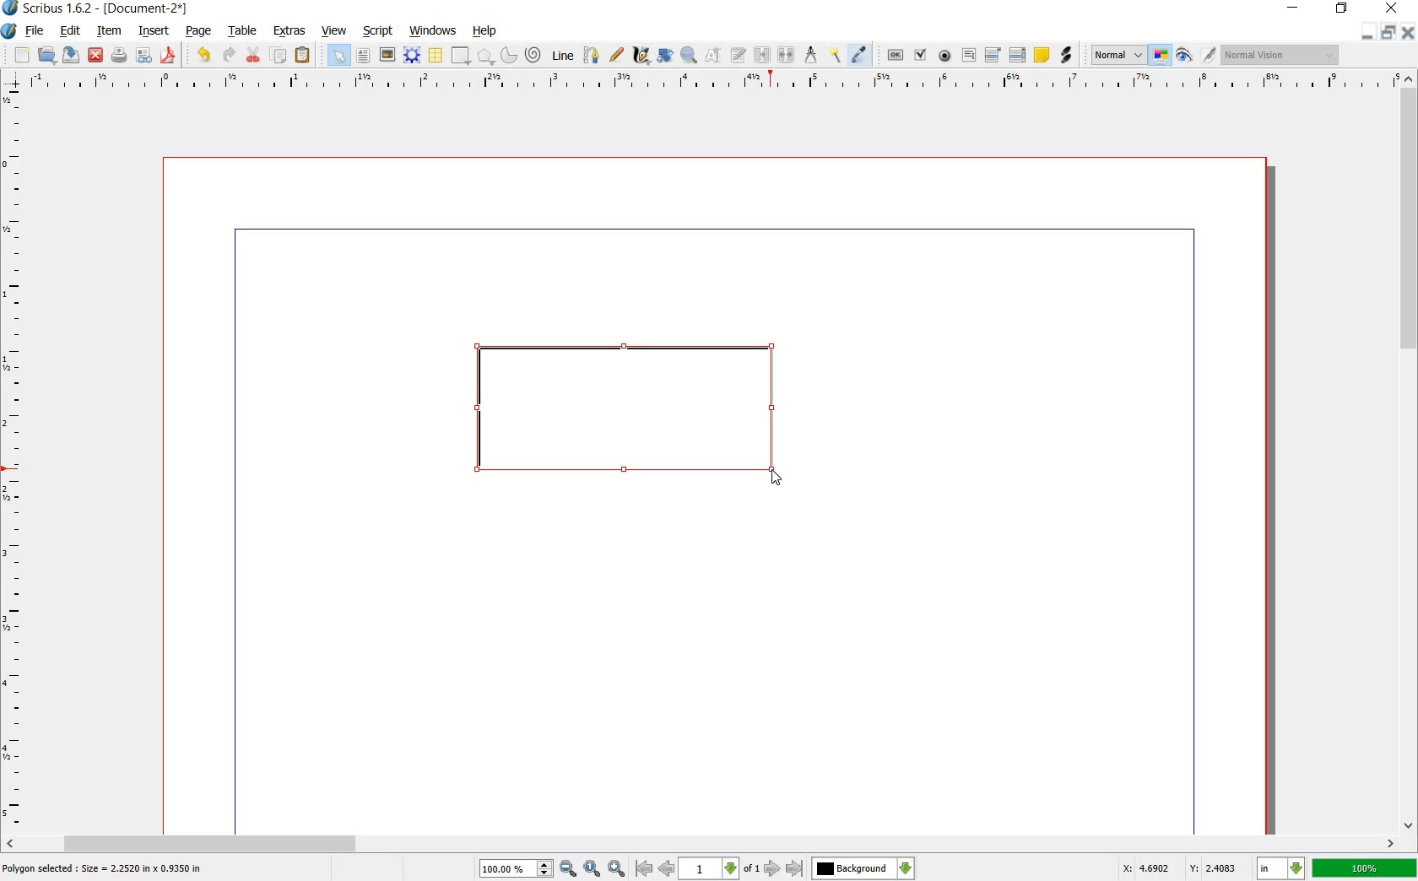 The image size is (1418, 881). Describe the element at coordinates (1181, 869) in the screenshot. I see `X: 4.6902 Y: 2.4083` at that location.